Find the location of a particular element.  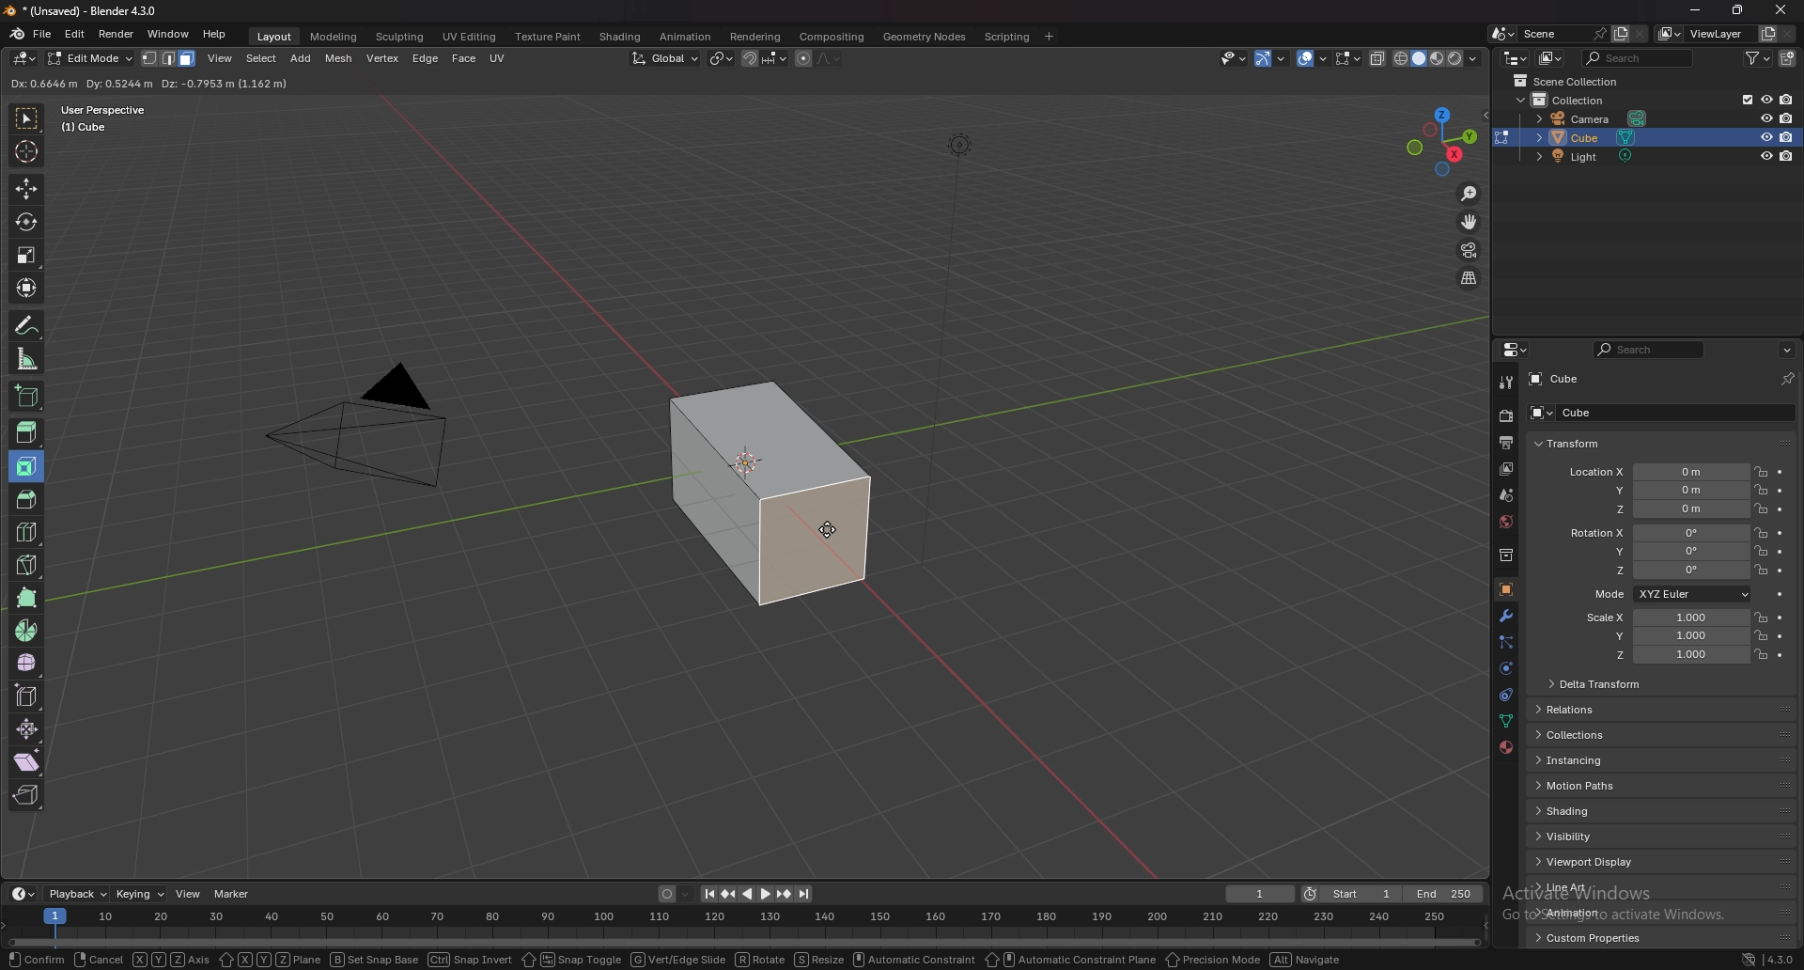

cube is located at coordinates (1593, 137).